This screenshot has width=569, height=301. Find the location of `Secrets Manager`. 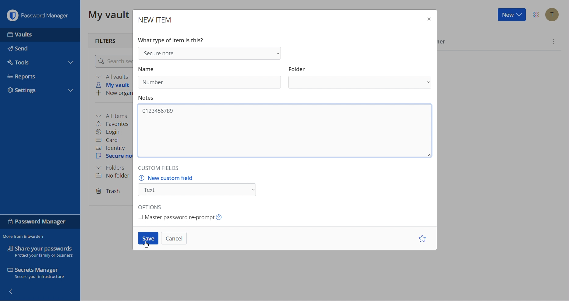

Secrets Manager is located at coordinates (40, 273).